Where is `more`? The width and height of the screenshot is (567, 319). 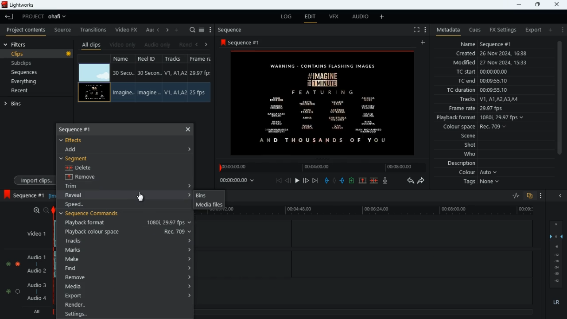
more is located at coordinates (210, 30).